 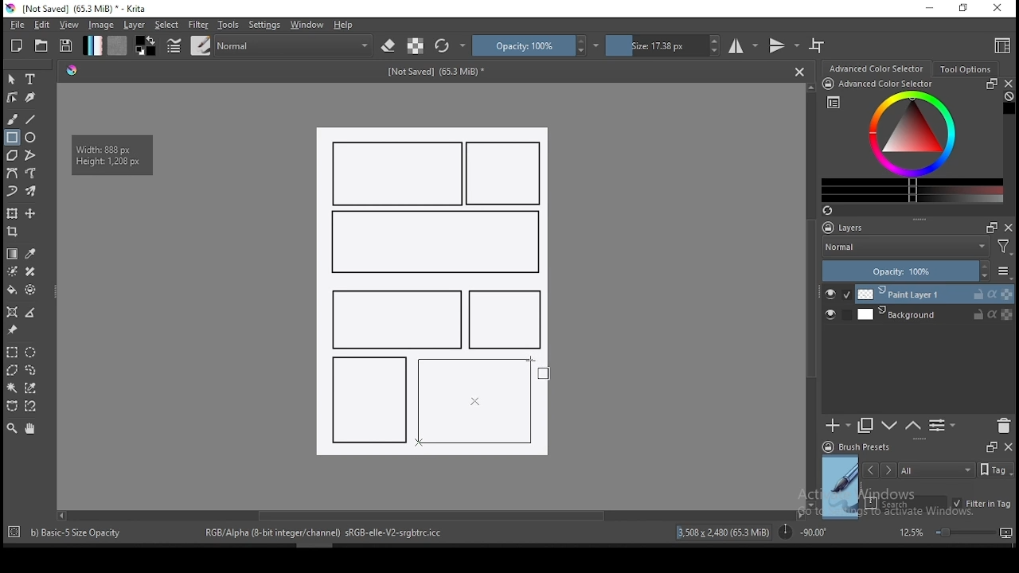 I want to click on scroll bar, so click(x=429, y=514).